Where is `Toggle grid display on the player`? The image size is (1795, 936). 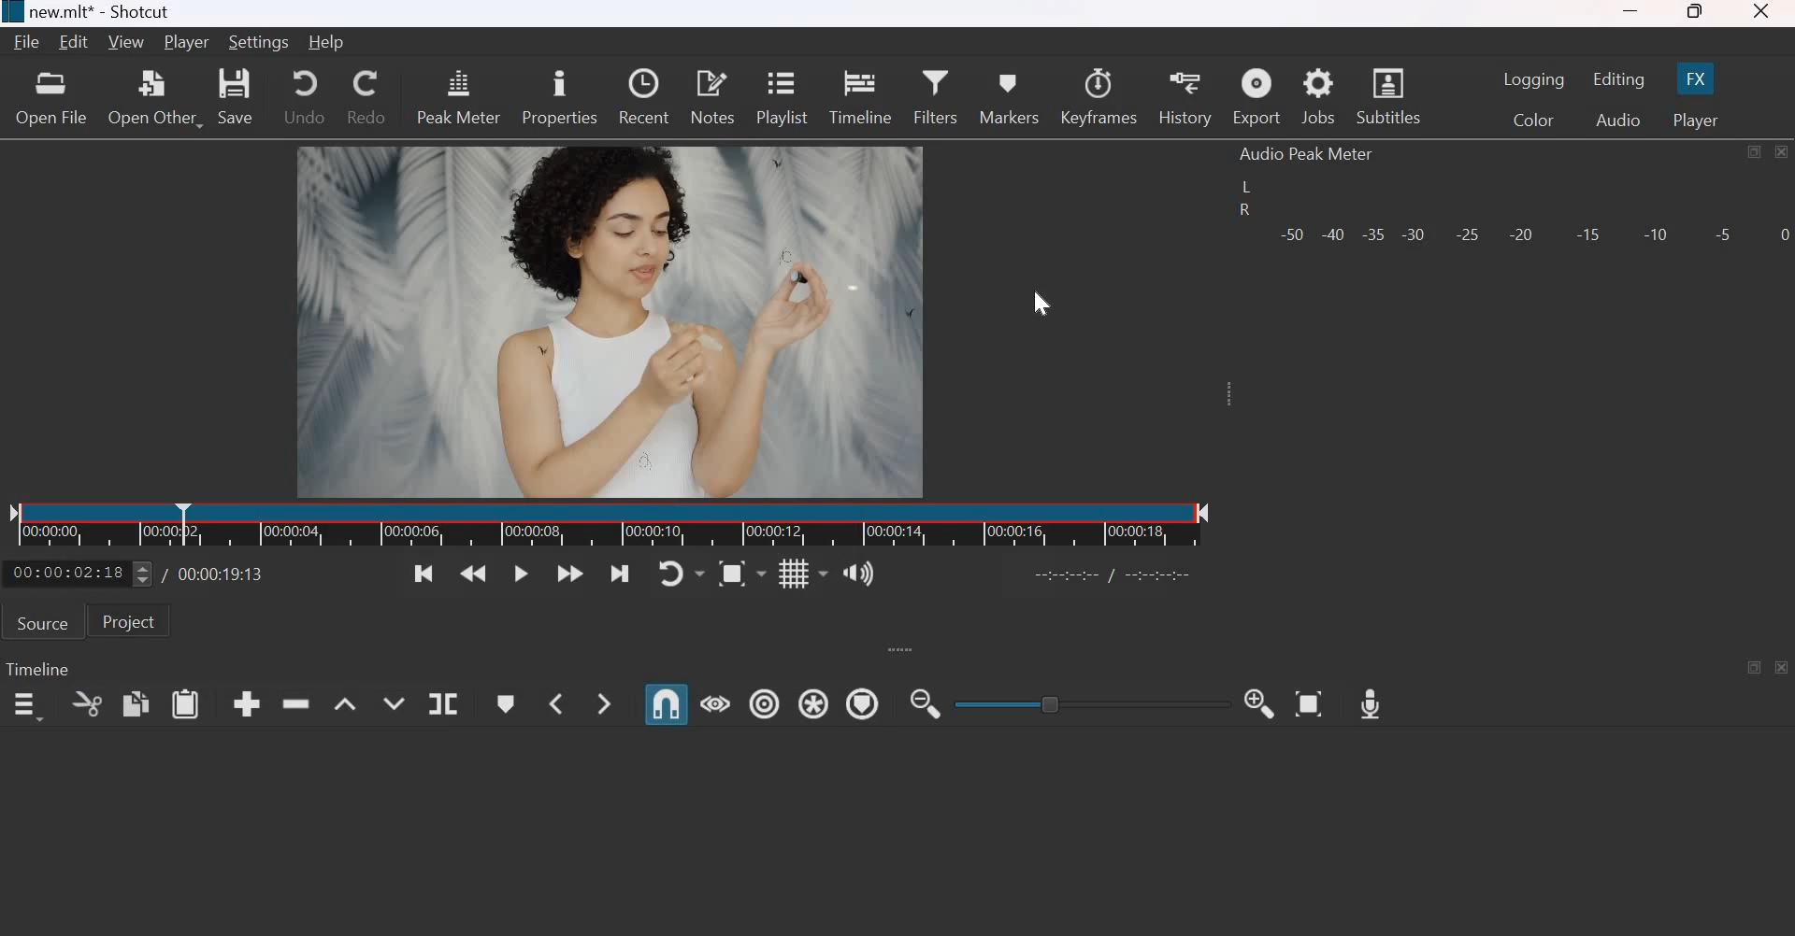 Toggle grid display on the player is located at coordinates (802, 574).